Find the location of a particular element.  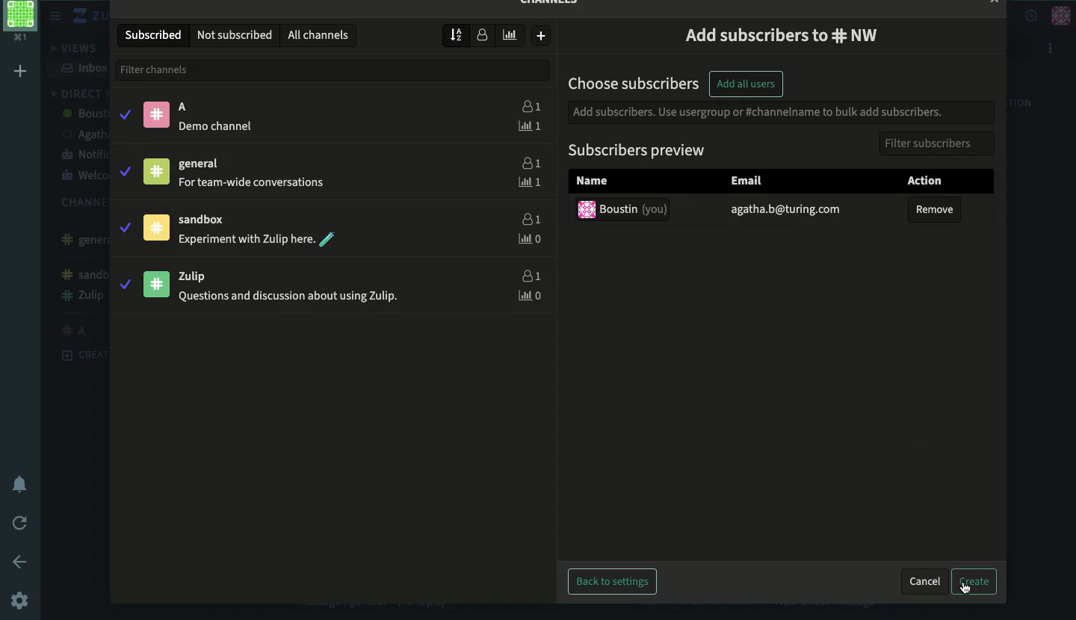

action is located at coordinates (931, 179).